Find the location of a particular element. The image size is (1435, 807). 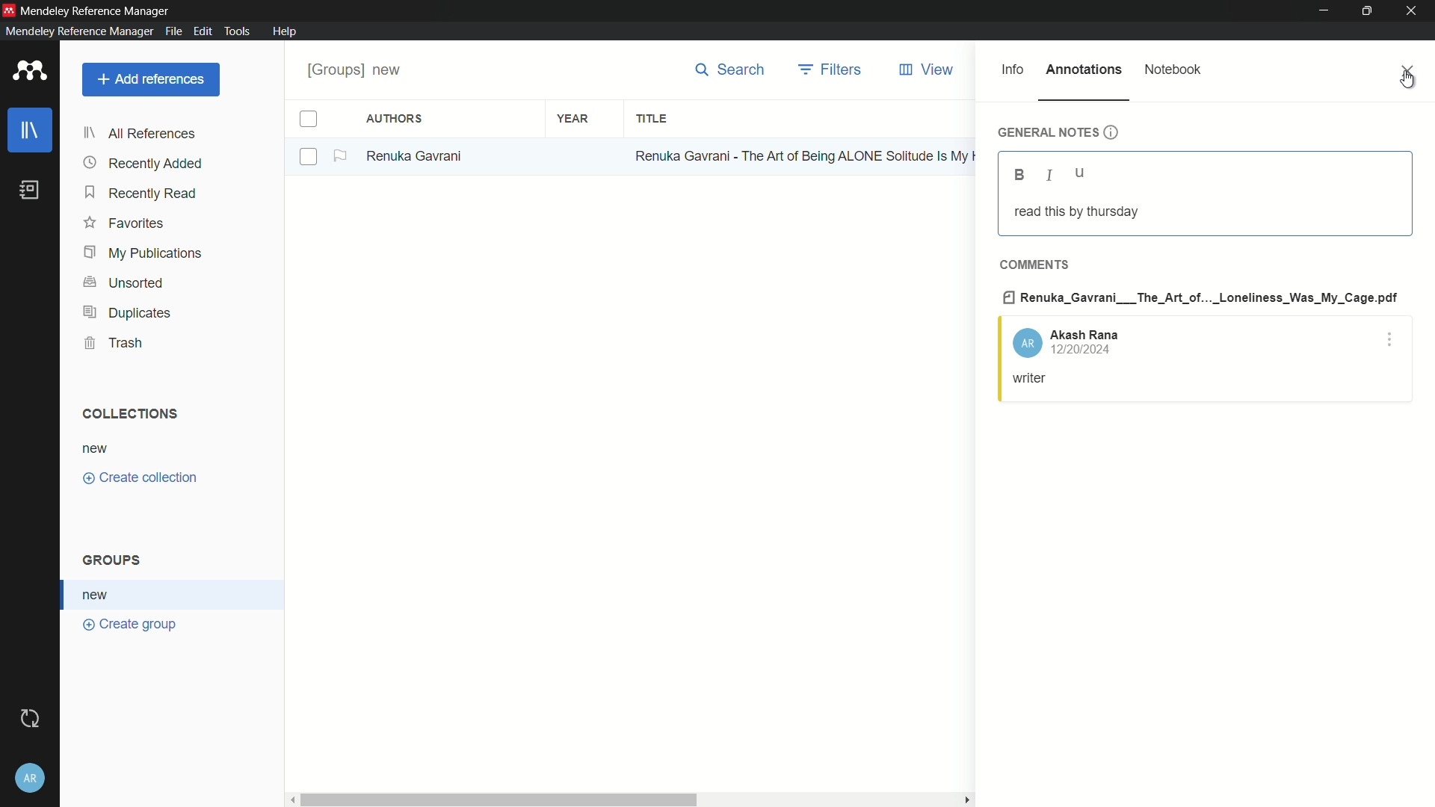

scroll right is located at coordinates (964, 800).